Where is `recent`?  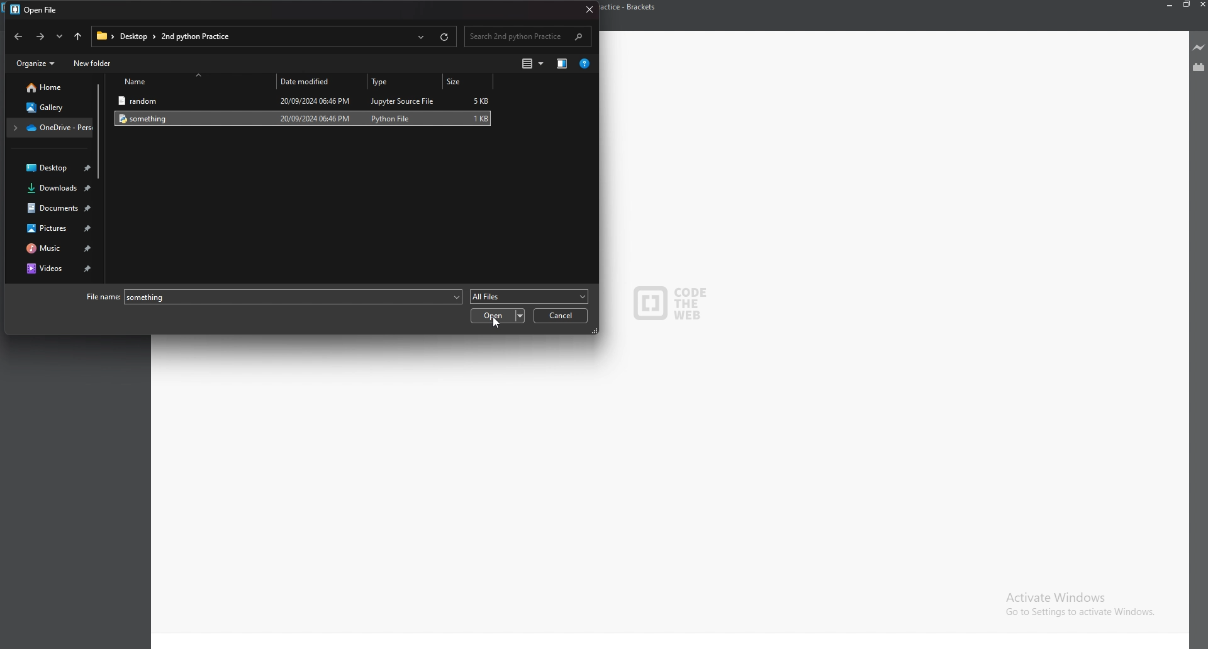 recent is located at coordinates (59, 36).